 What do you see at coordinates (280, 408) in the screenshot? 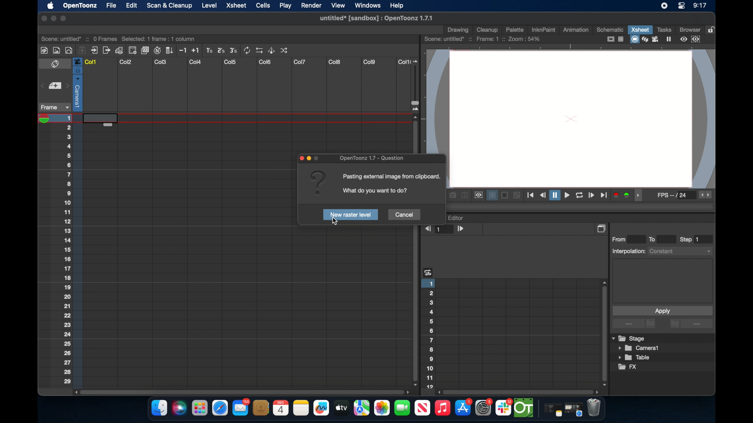
I see `calendar` at bounding box center [280, 408].